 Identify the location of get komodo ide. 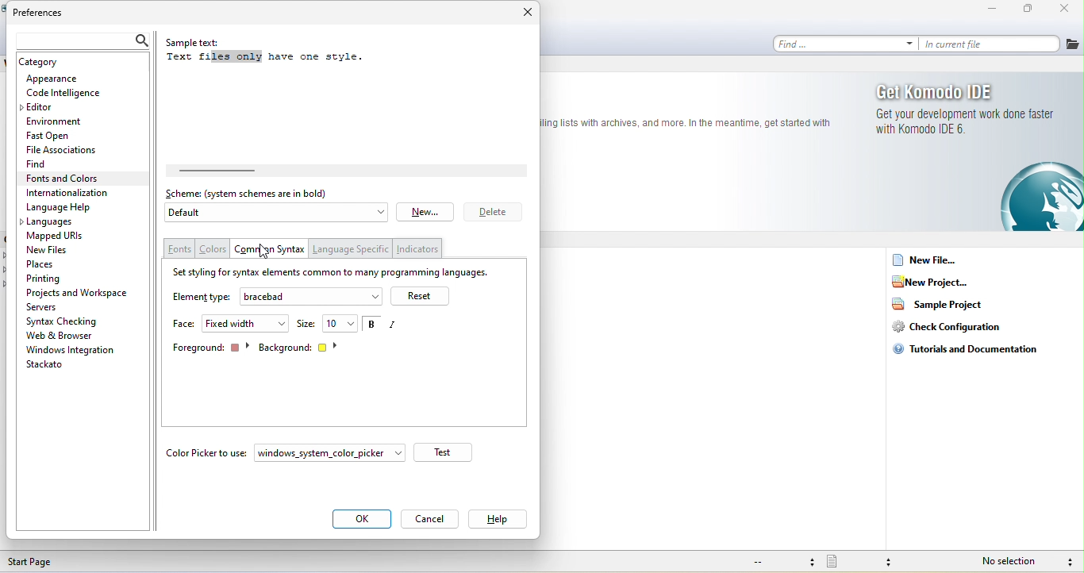
(975, 155).